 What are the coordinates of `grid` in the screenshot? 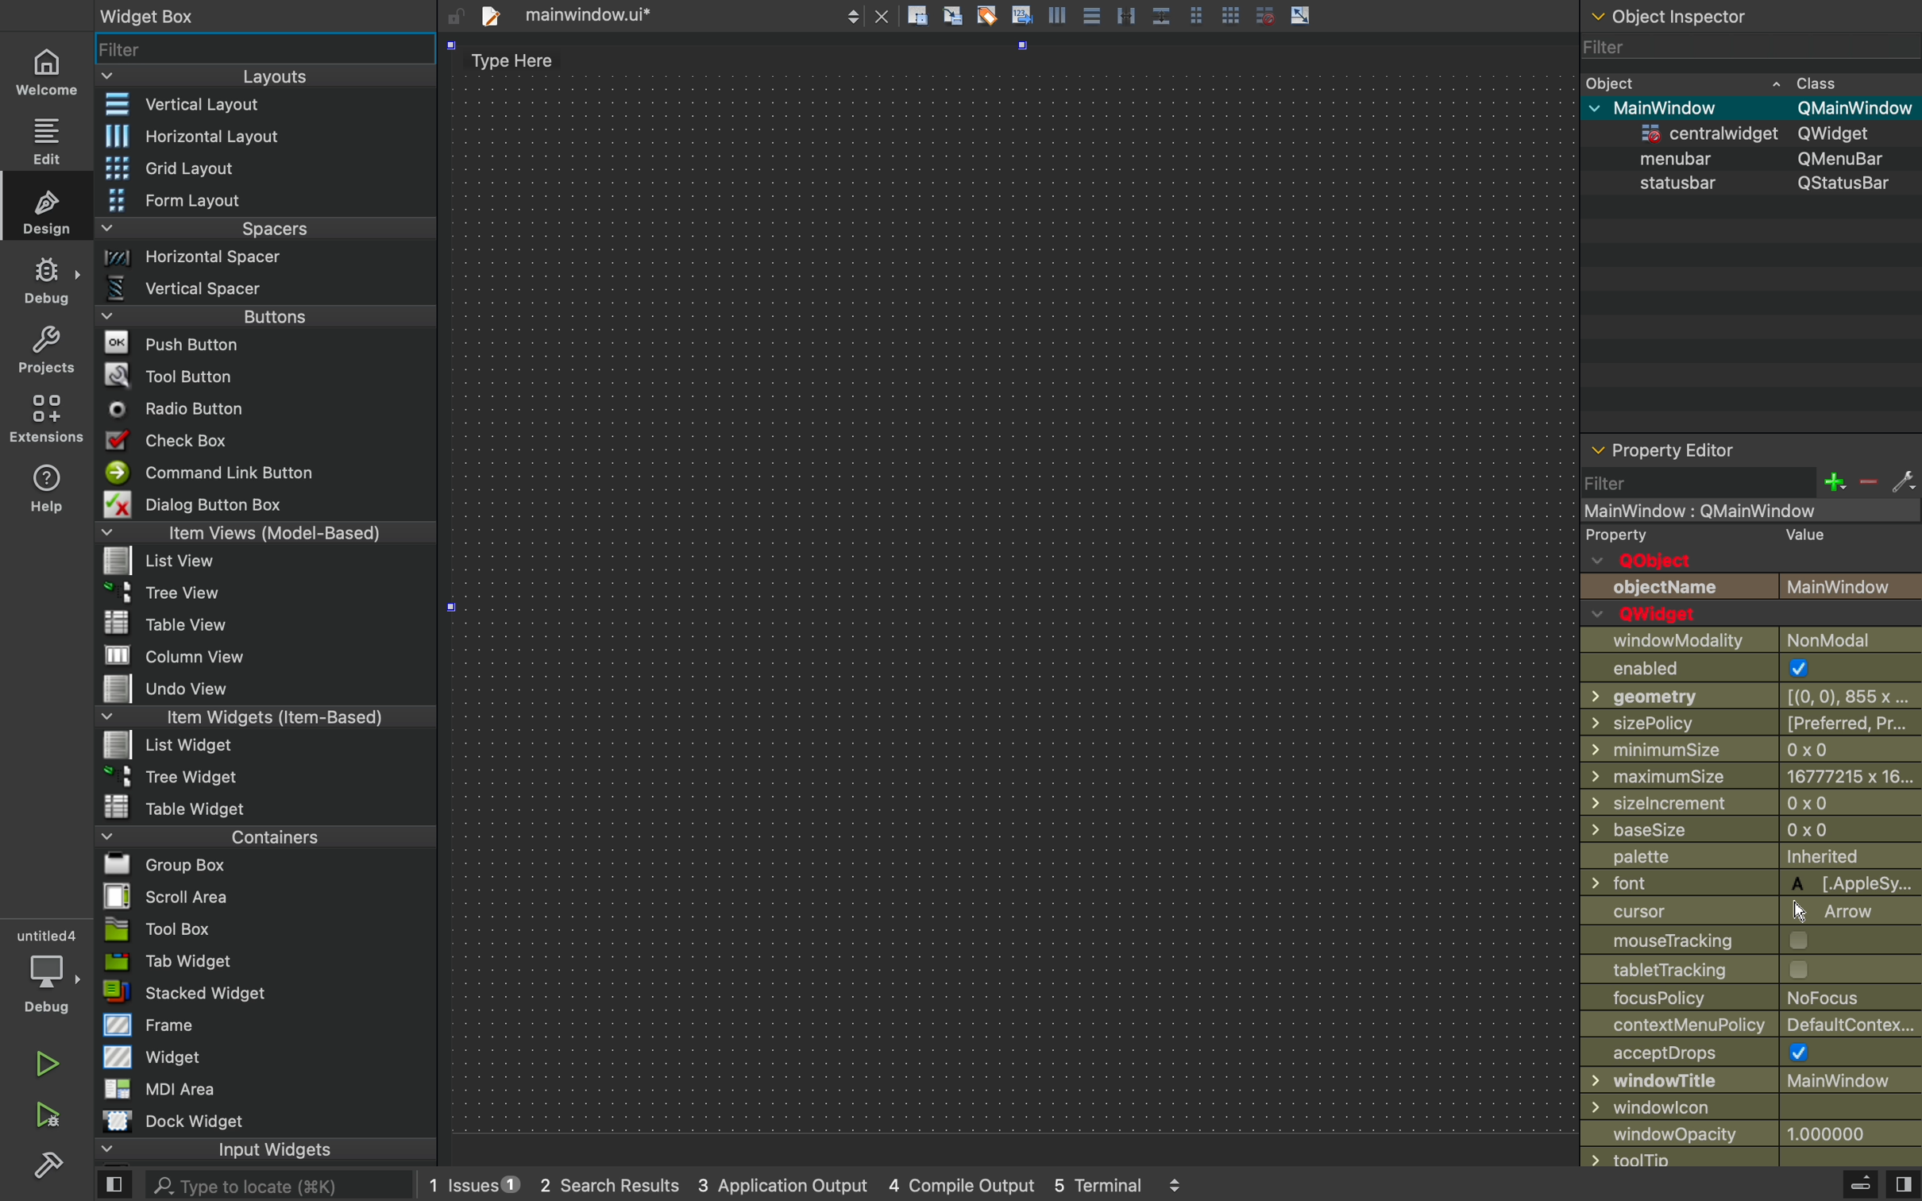 It's located at (1264, 15).